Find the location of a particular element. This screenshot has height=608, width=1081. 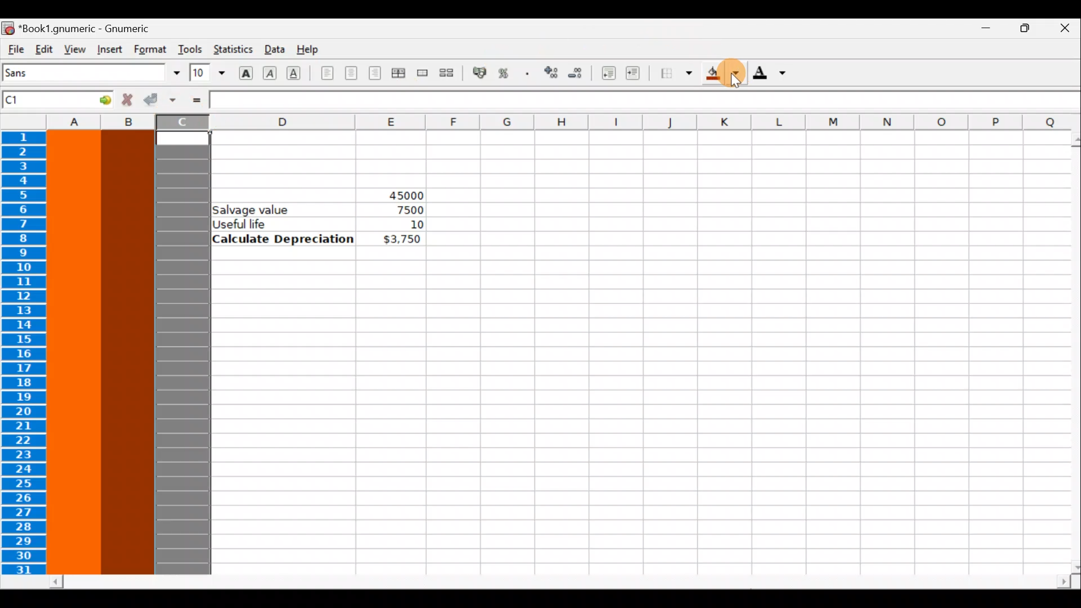

Tools is located at coordinates (190, 49).